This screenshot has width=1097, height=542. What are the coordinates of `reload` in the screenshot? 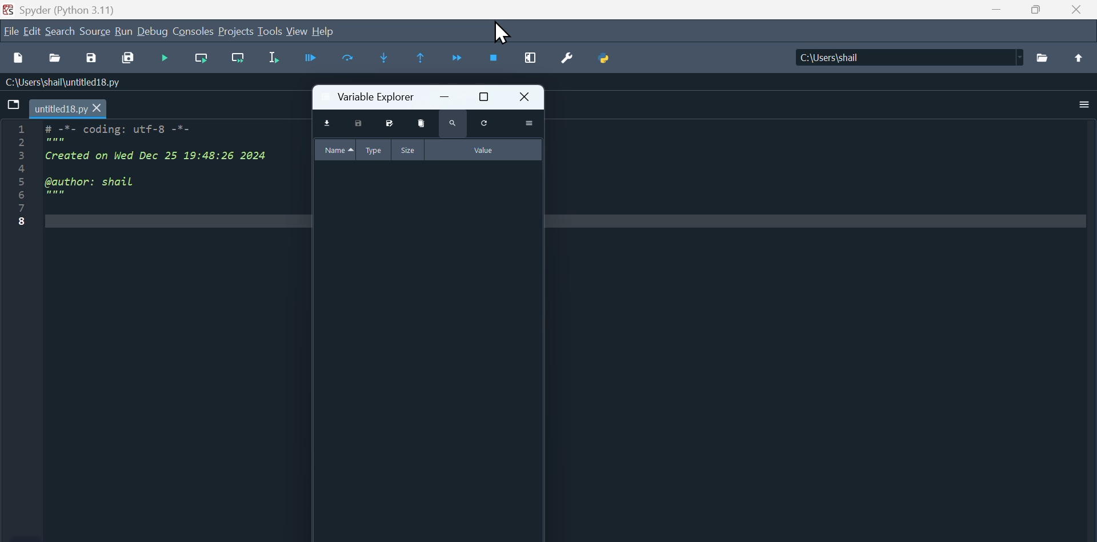 It's located at (483, 123).